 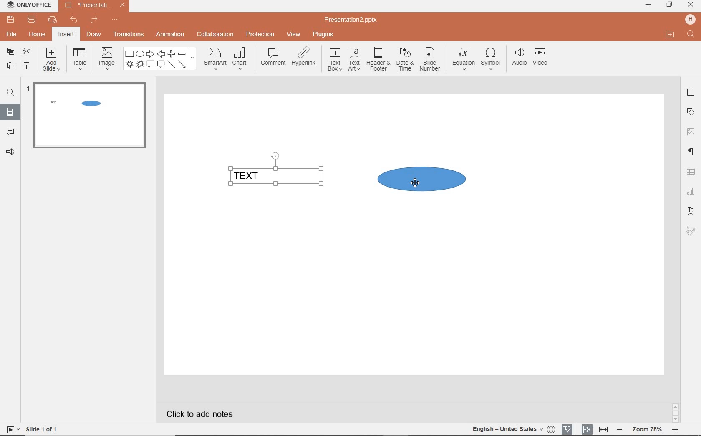 What do you see at coordinates (51, 20) in the screenshot?
I see `customize quick print` at bounding box center [51, 20].